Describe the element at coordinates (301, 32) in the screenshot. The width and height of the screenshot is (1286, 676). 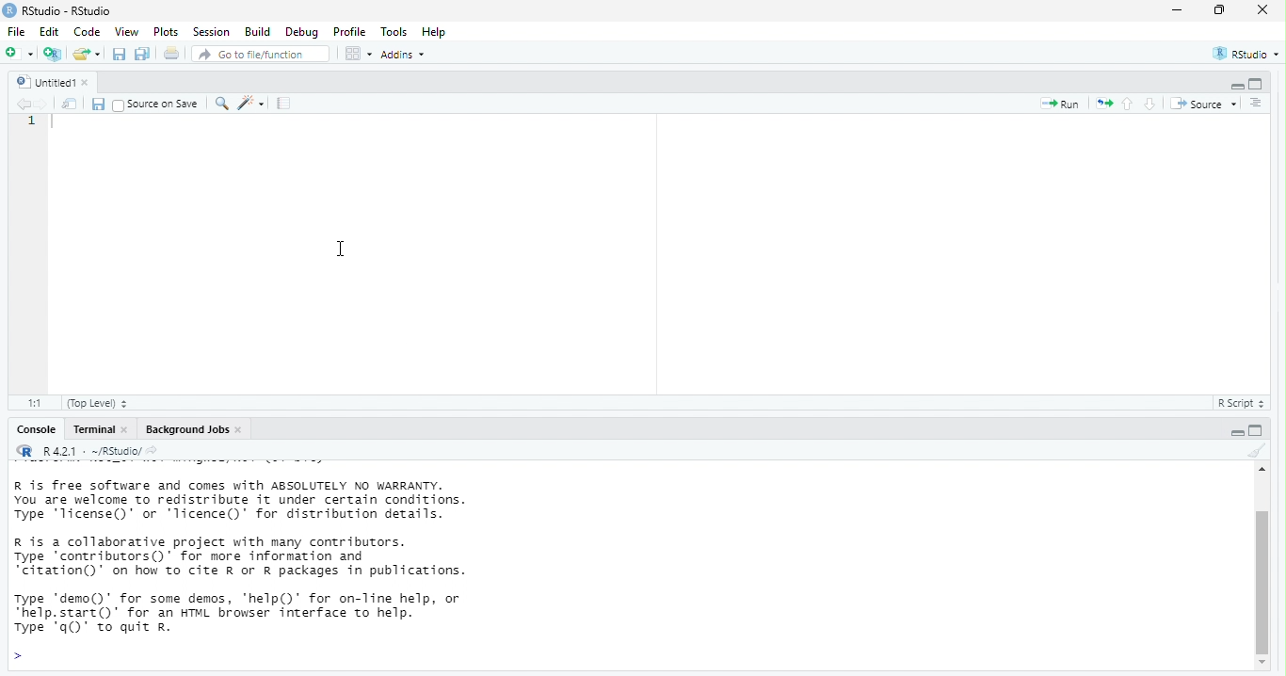
I see `debug` at that location.